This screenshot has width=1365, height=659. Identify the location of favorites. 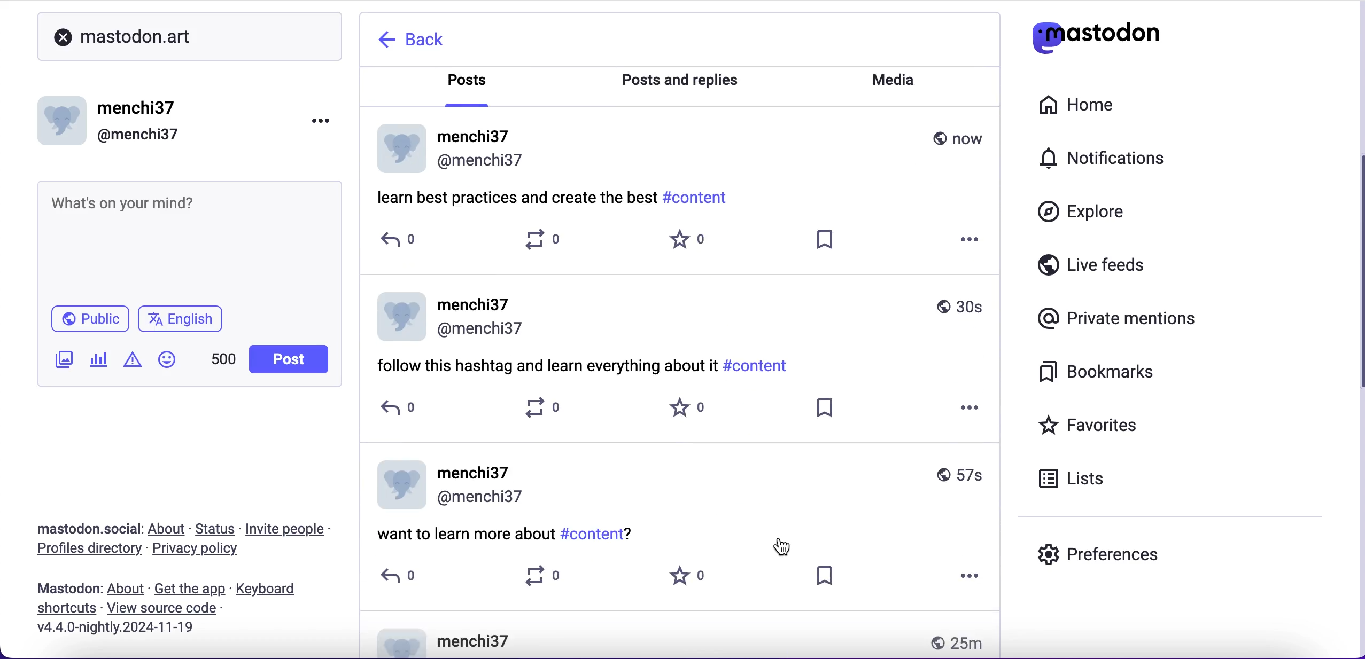
(1116, 425).